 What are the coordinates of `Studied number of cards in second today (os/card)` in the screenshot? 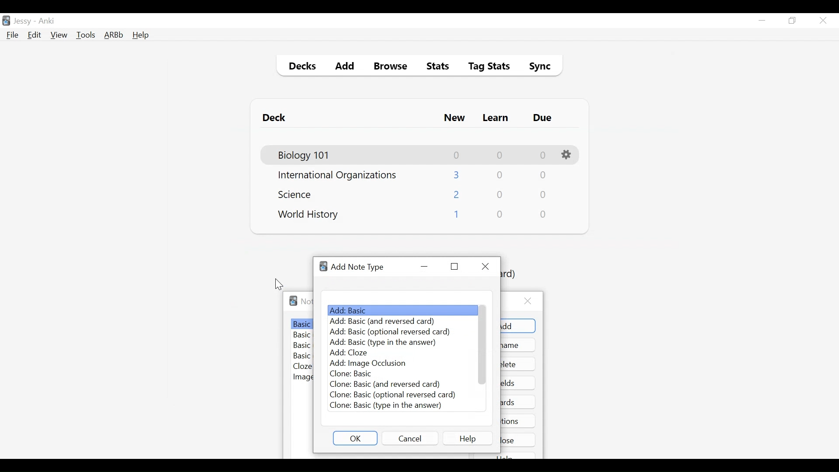 It's located at (512, 274).